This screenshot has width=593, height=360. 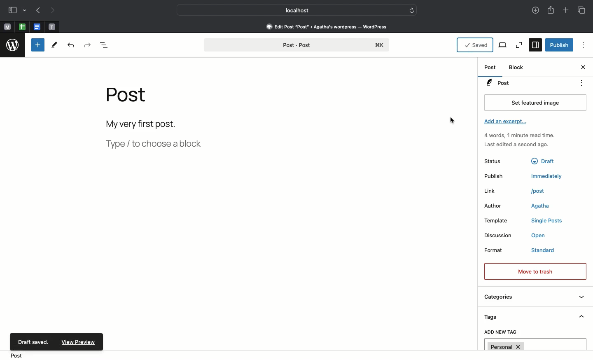 I want to click on Document overview, so click(x=105, y=47).